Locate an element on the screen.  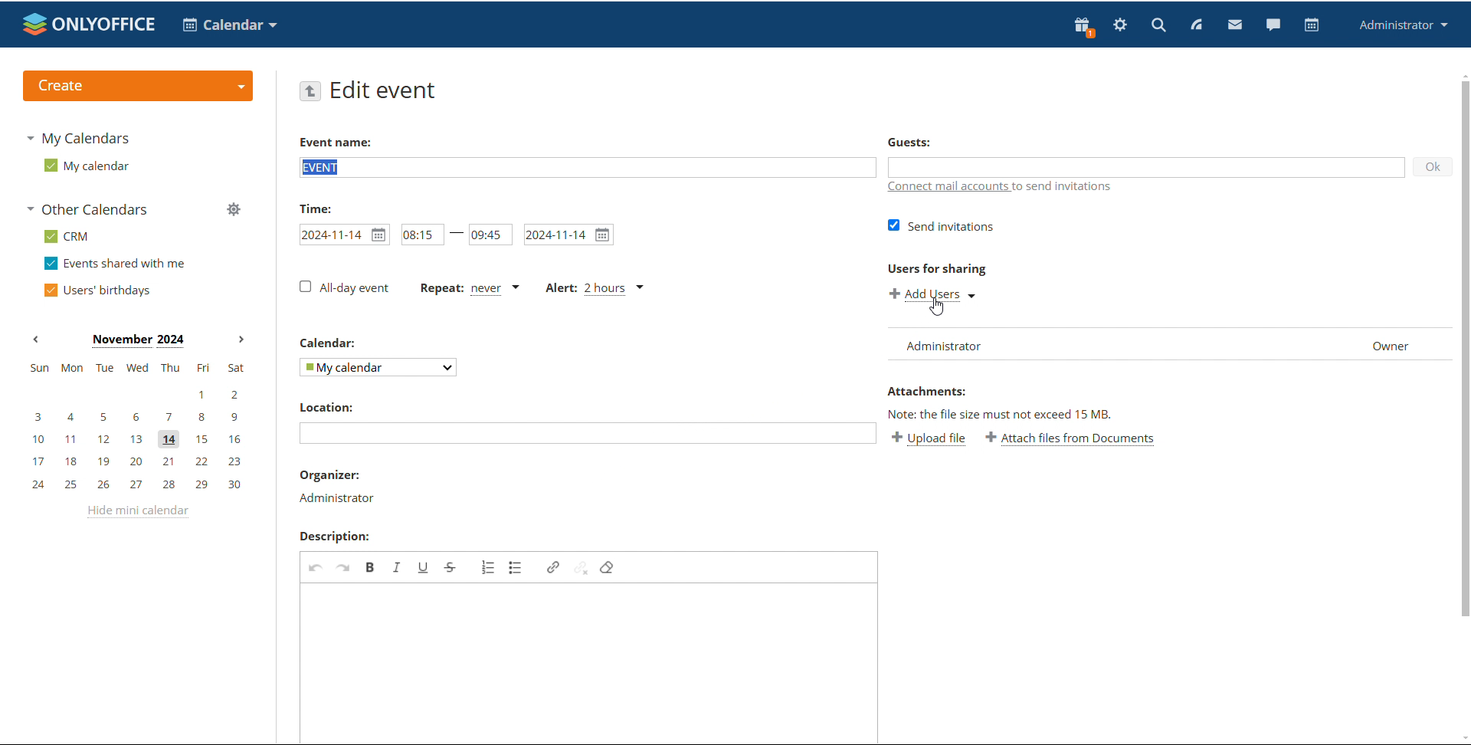
Calendar is located at coordinates (329, 342).